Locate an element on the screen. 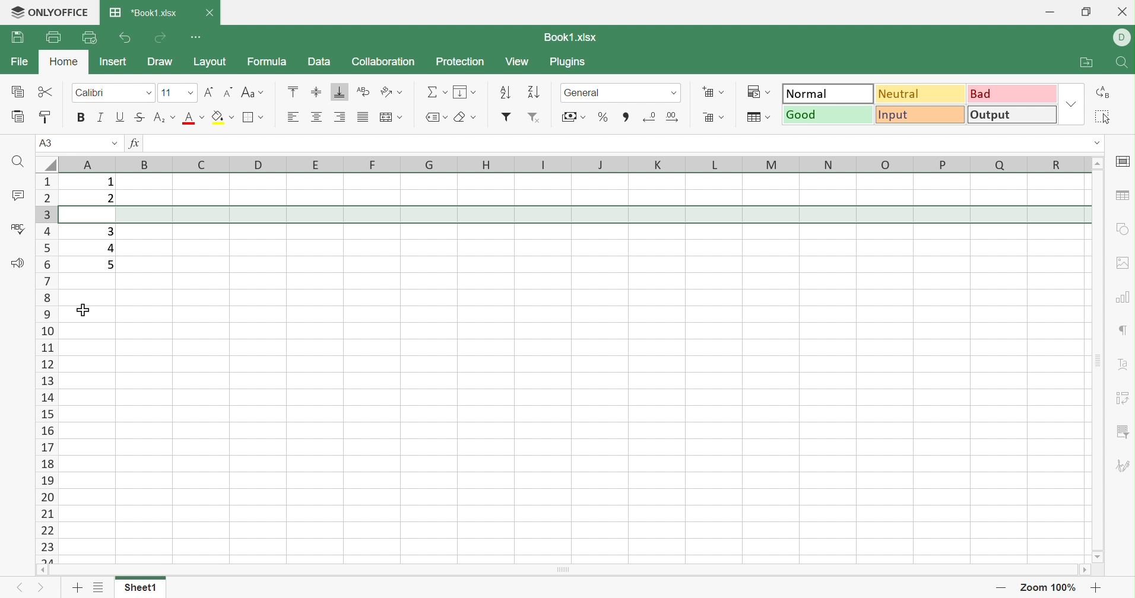 Image resolution: width=1135 pixels, height=598 pixels. Decrement cells is located at coordinates (649, 114).